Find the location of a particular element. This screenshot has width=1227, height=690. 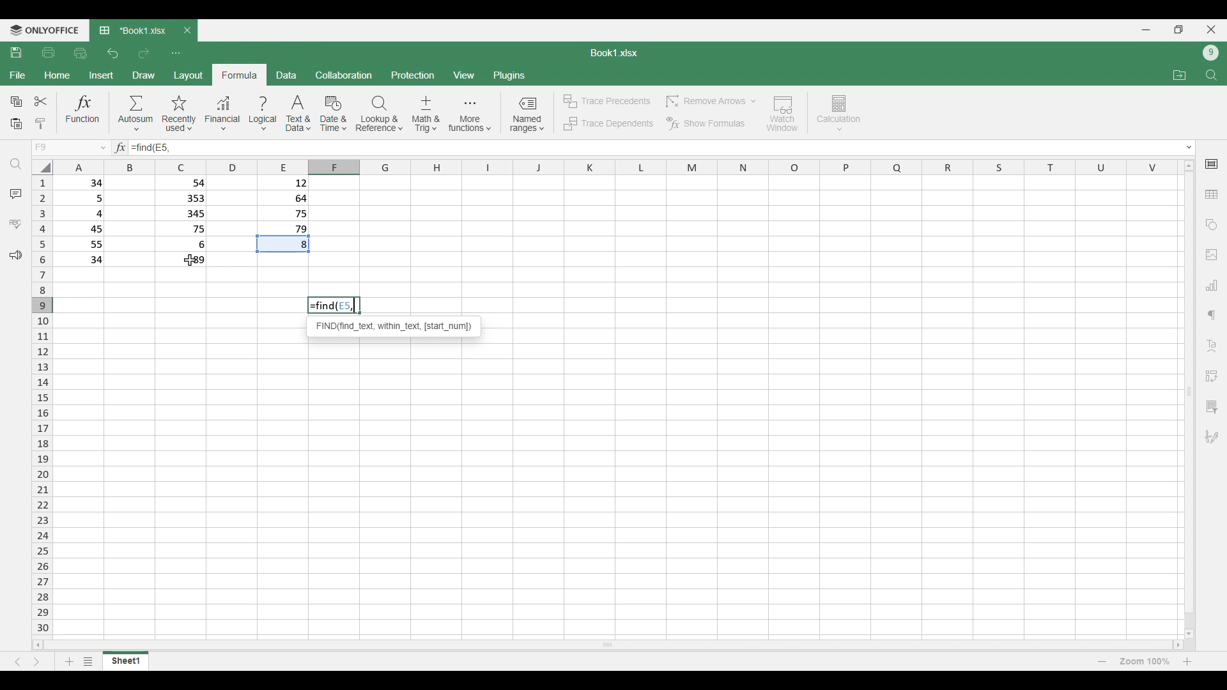

Protection menu is located at coordinates (413, 75).